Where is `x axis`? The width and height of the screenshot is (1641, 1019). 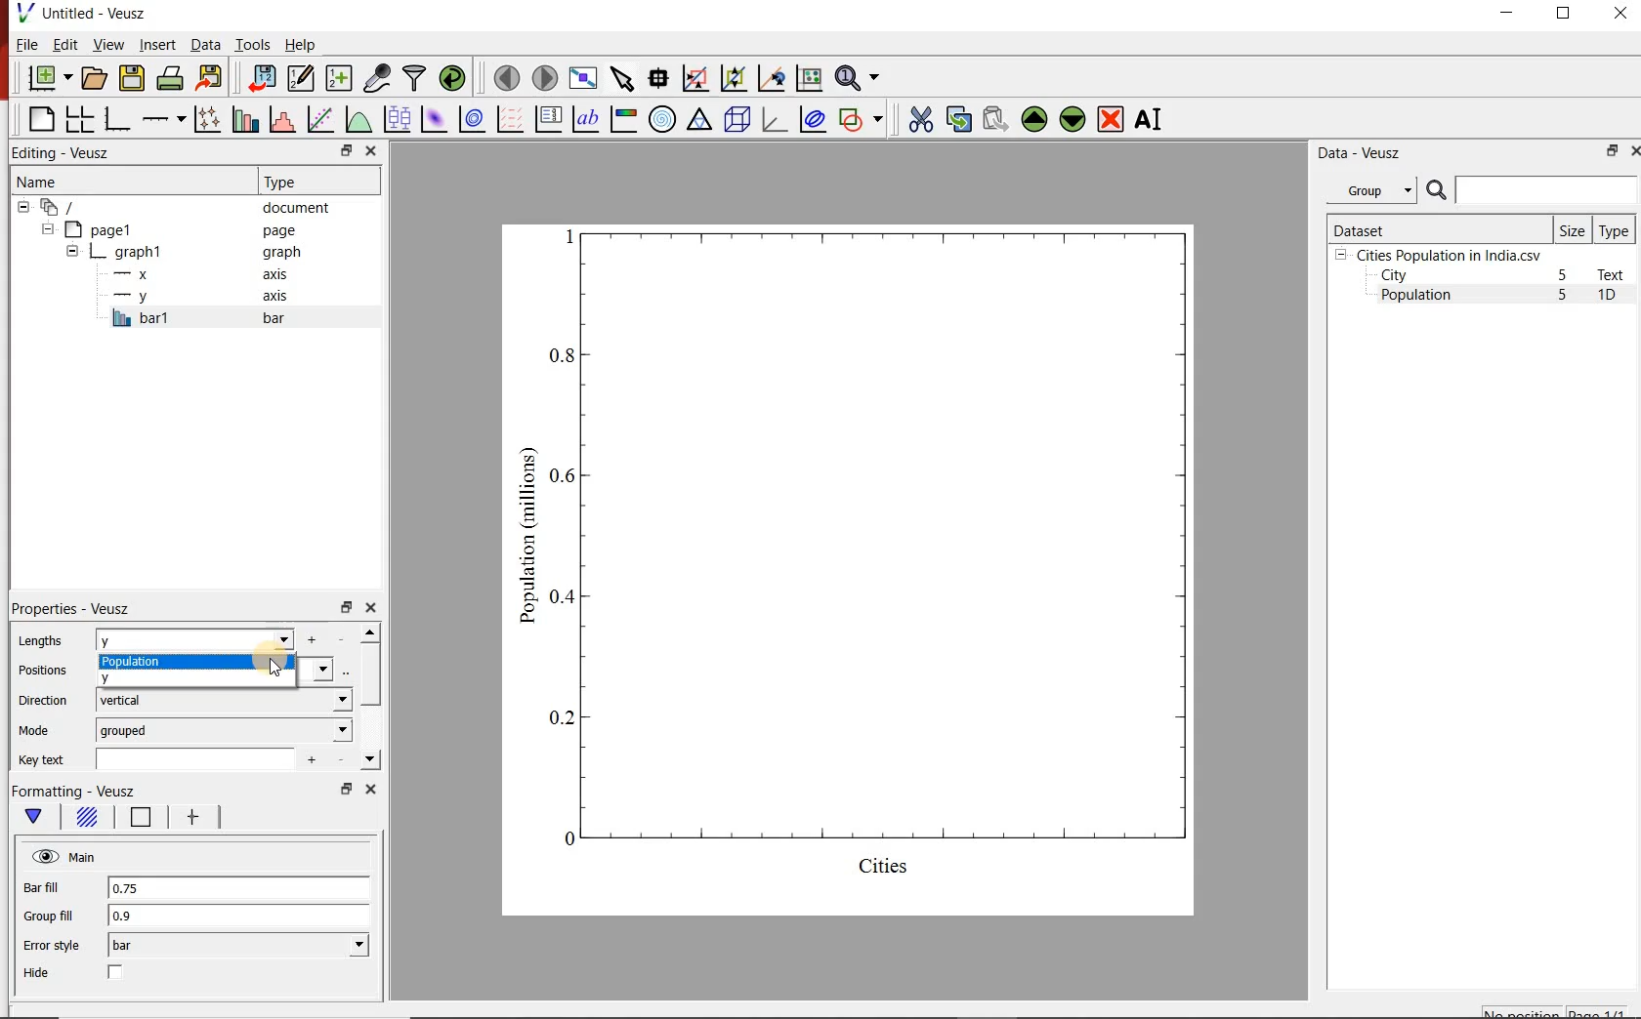 x axis is located at coordinates (203, 274).